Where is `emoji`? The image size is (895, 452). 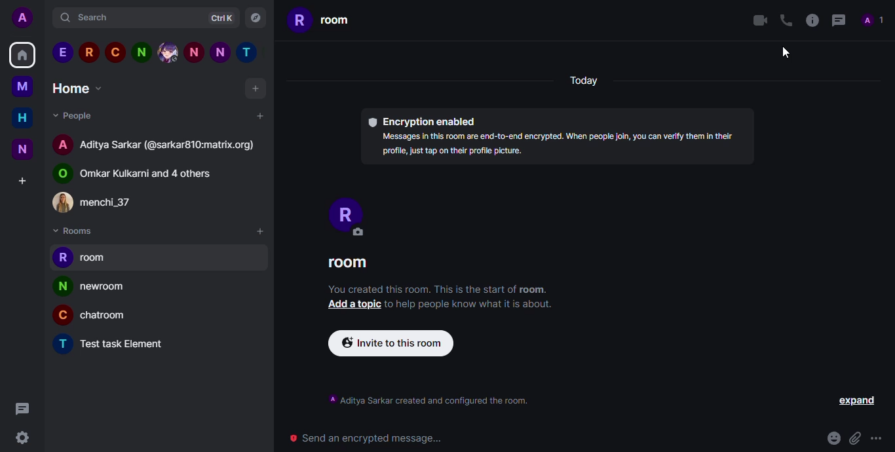 emoji is located at coordinates (833, 435).